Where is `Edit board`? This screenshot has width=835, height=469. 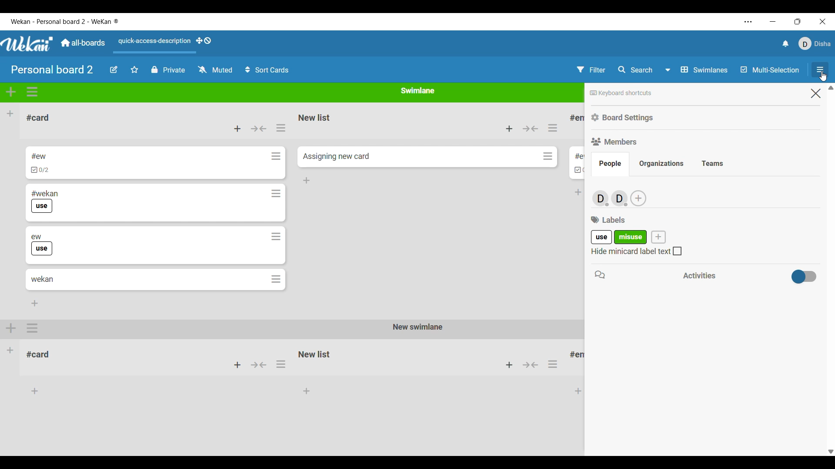
Edit board is located at coordinates (114, 69).